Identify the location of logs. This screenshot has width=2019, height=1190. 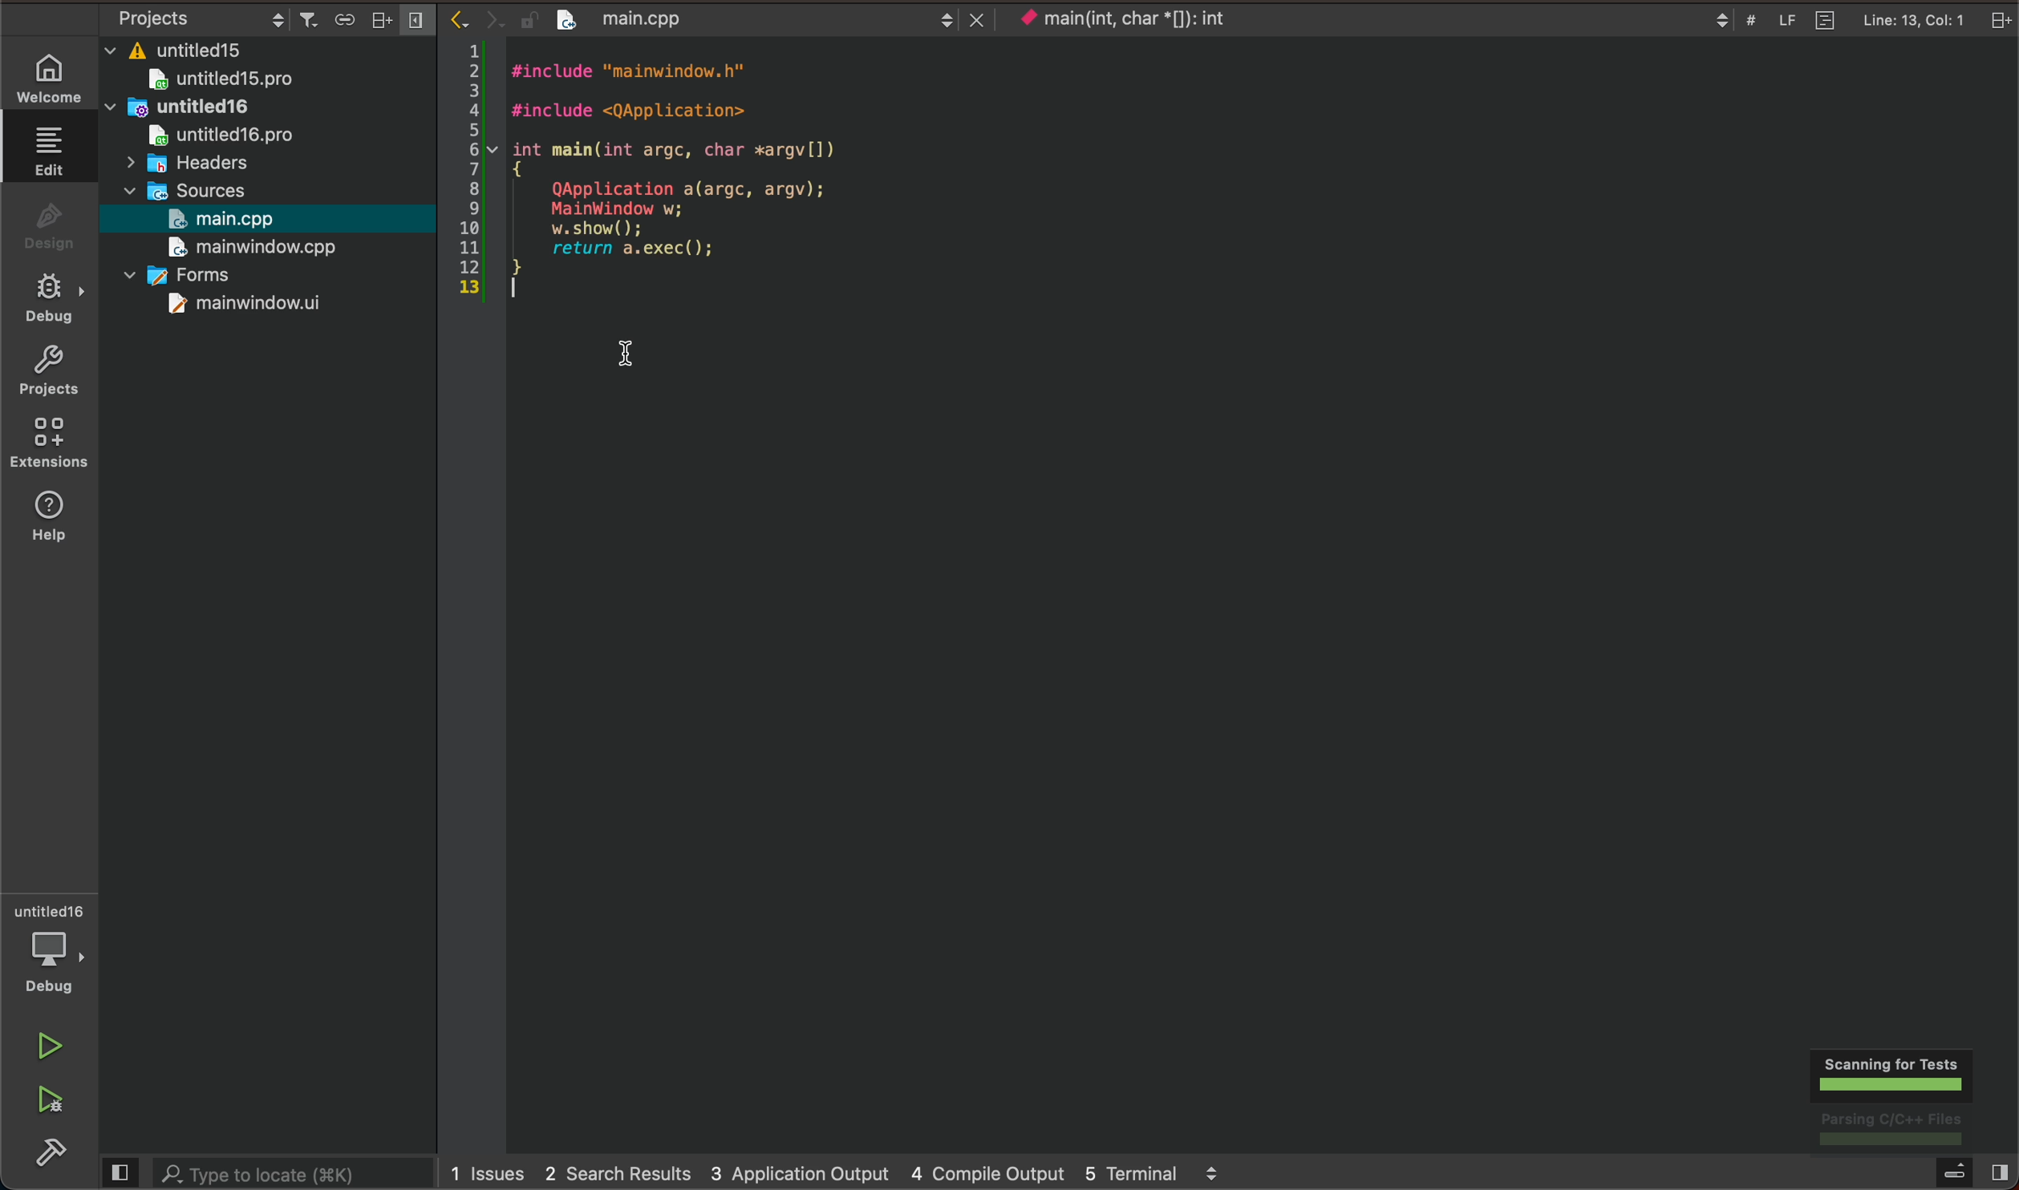
(843, 1171).